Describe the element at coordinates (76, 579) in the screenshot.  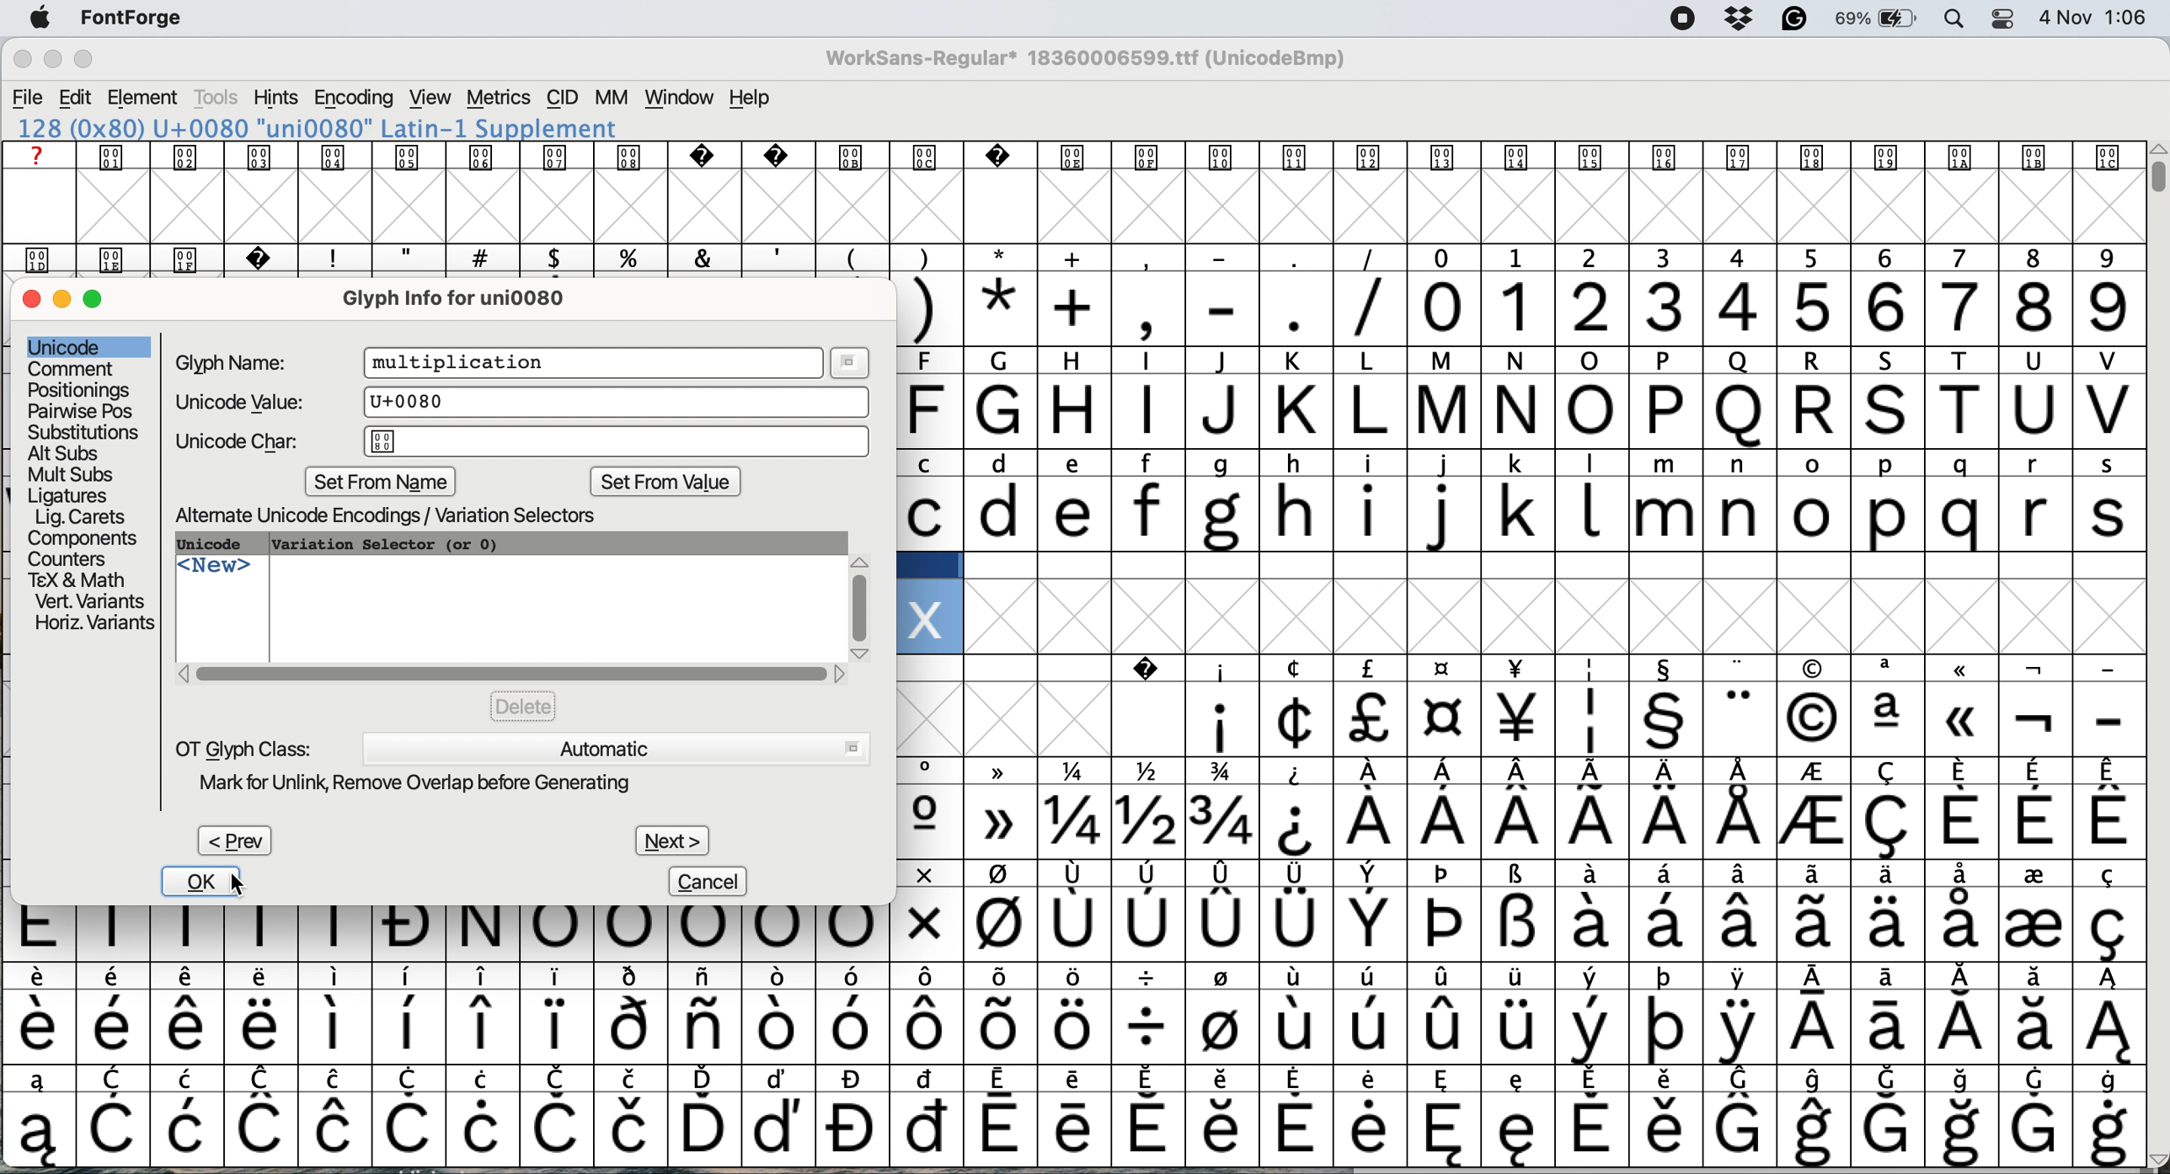
I see `tex and math` at that location.